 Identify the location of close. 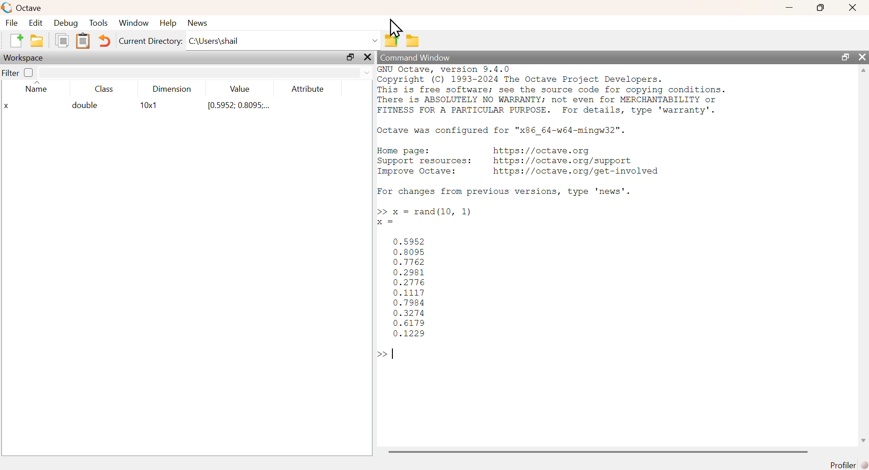
(852, 9).